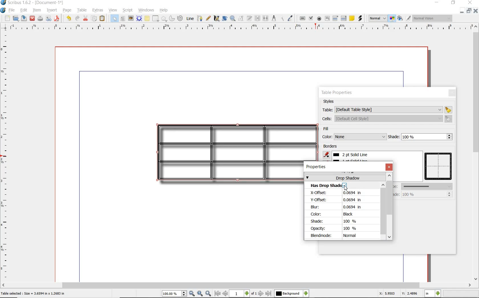 The width and height of the screenshot is (479, 298). I want to click on measurements, so click(274, 18).